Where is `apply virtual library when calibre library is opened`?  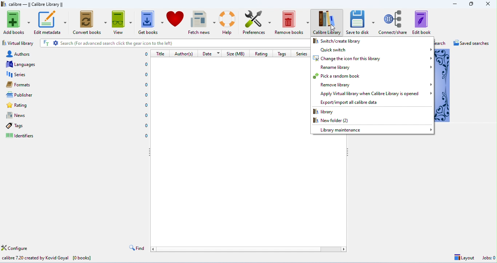 apply virtual library when calibre library is opened is located at coordinates (373, 94).